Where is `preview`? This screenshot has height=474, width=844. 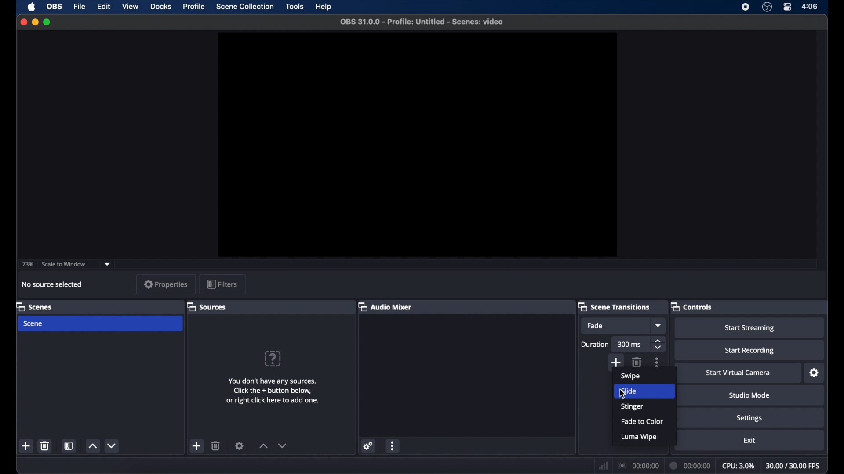
preview is located at coordinates (418, 145).